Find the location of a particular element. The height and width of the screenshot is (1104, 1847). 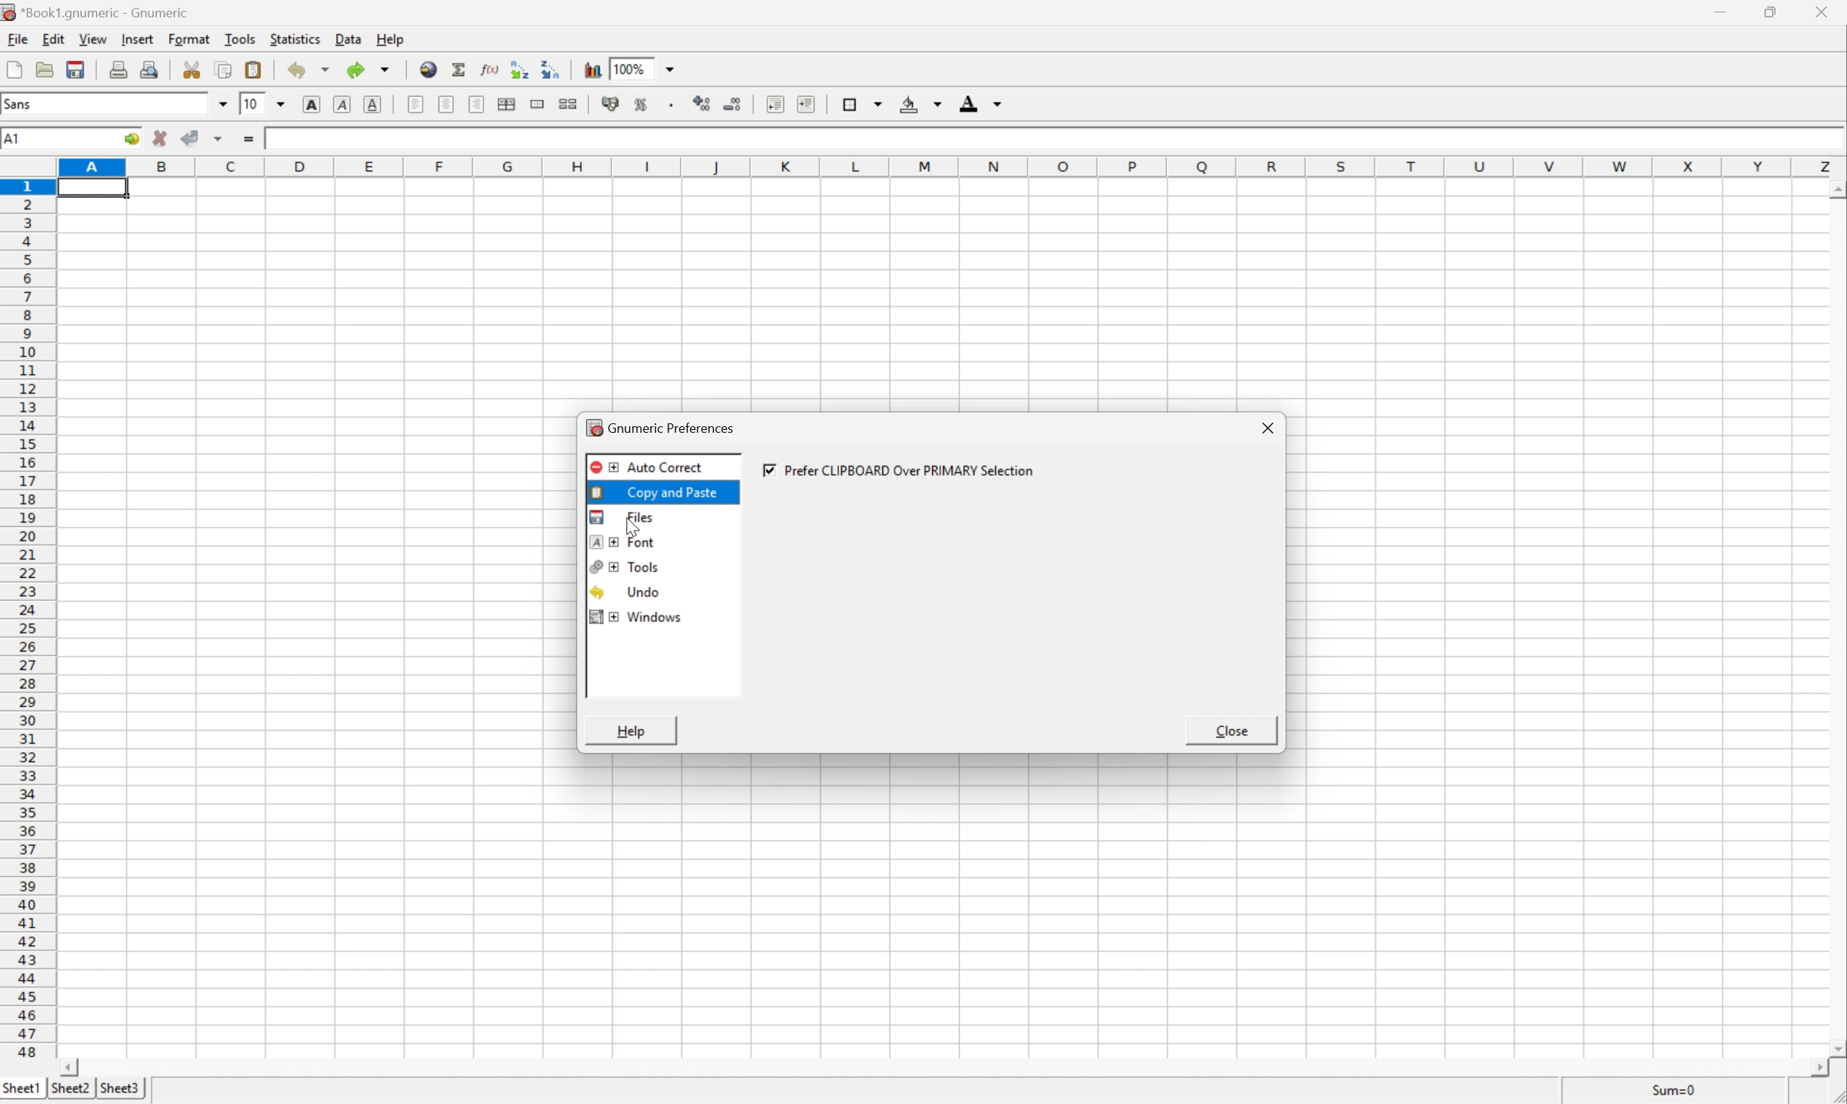

Font size 10 is located at coordinates (266, 105).